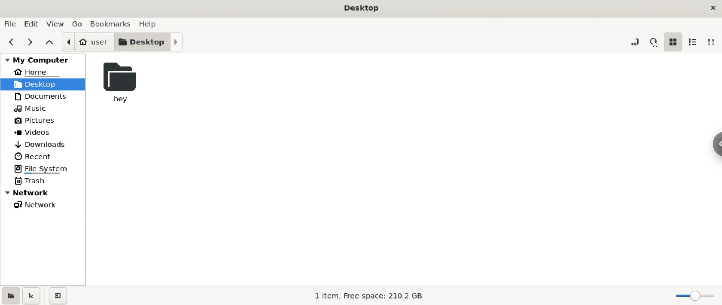  What do you see at coordinates (654, 41) in the screenshot?
I see `search ` at bounding box center [654, 41].